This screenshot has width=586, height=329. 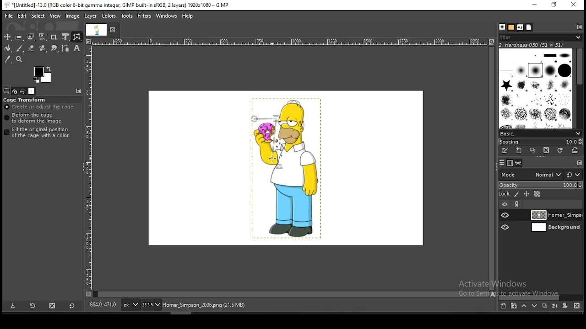 I want to click on select, so click(x=38, y=16).